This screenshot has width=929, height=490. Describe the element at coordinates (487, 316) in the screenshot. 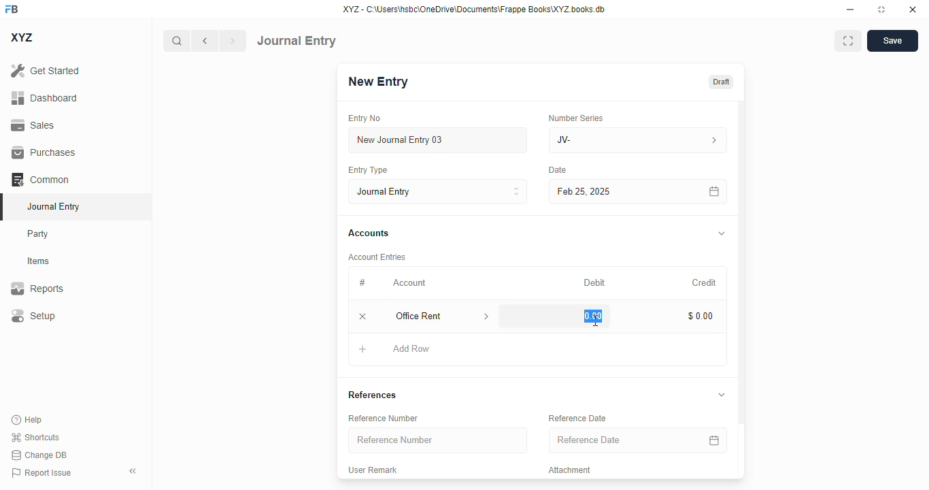

I see `account information` at that location.